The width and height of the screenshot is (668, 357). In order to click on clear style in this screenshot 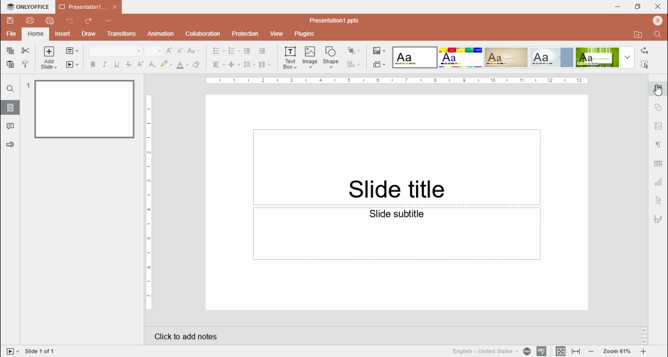, I will do `click(196, 65)`.